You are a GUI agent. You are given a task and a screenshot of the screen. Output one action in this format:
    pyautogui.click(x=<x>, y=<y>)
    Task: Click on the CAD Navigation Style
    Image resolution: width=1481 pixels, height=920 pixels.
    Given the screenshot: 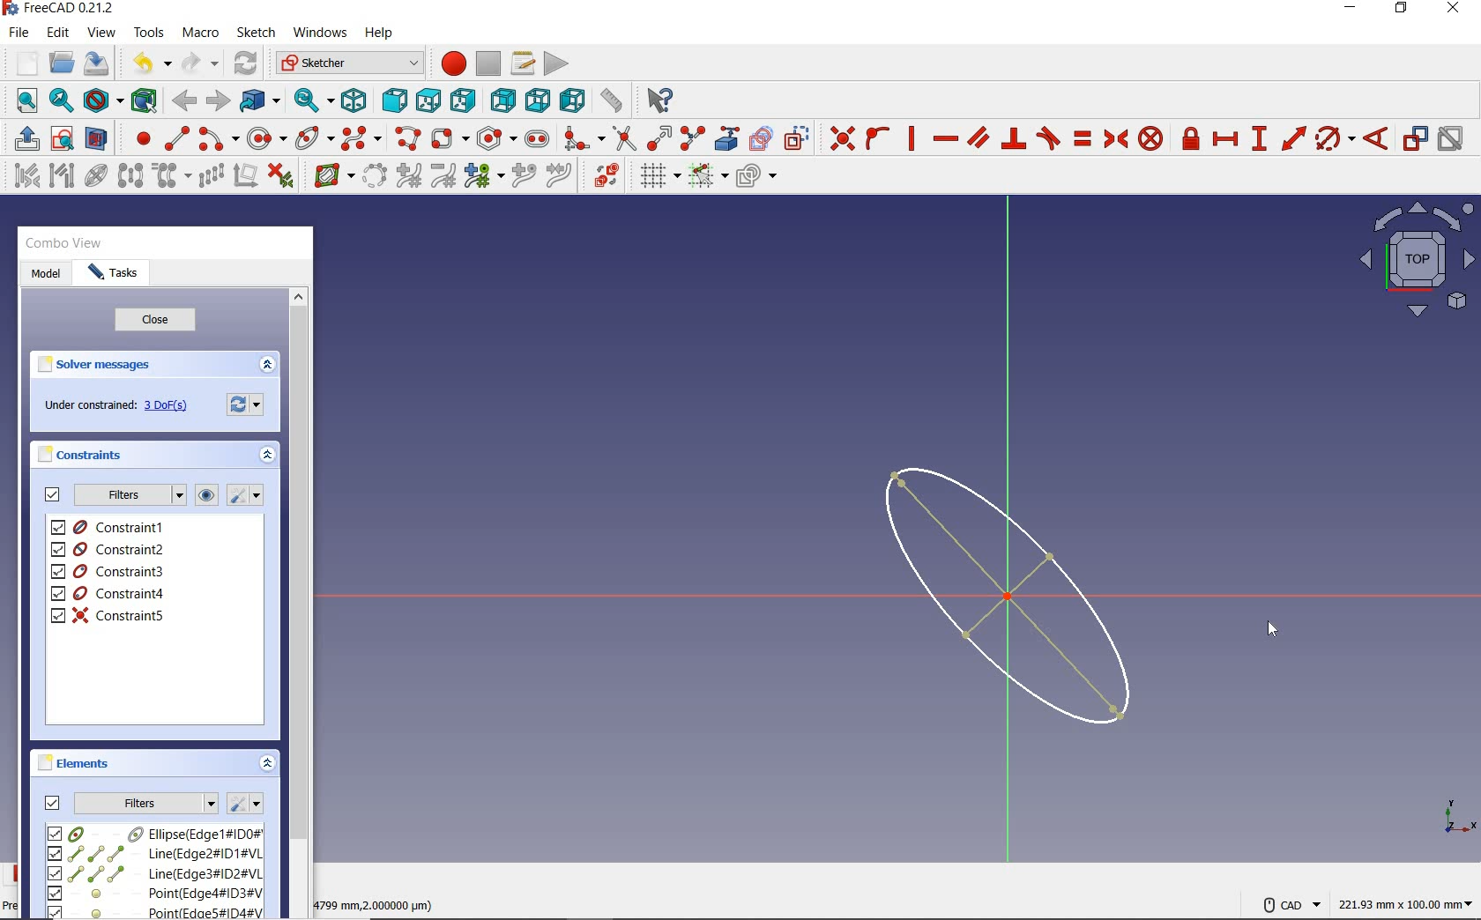 What is the action you would take?
    pyautogui.click(x=1287, y=902)
    